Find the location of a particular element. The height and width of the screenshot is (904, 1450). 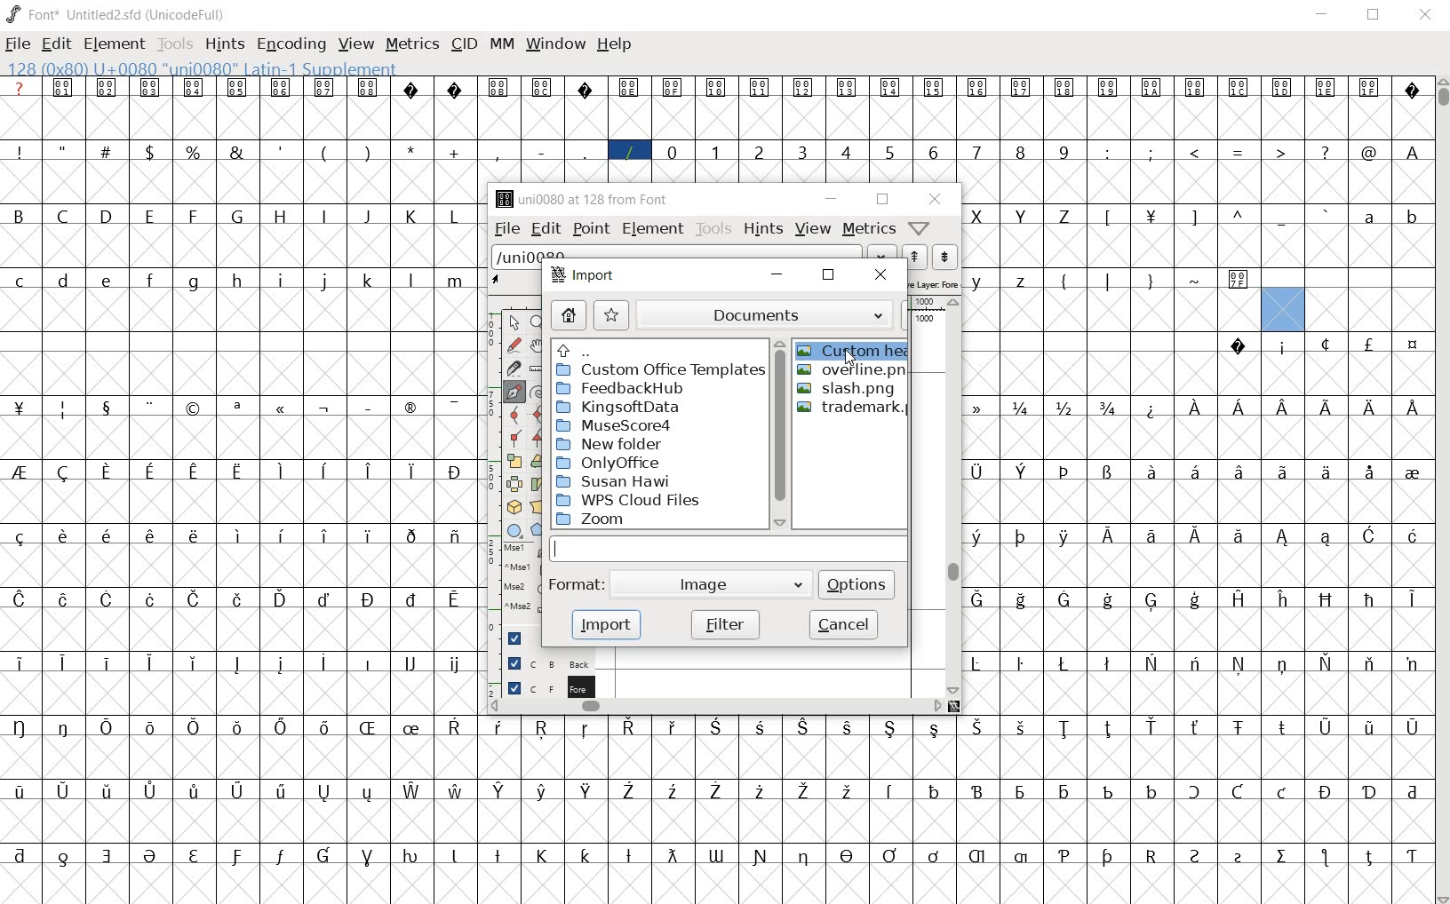

glyph is located at coordinates (1413, 857).